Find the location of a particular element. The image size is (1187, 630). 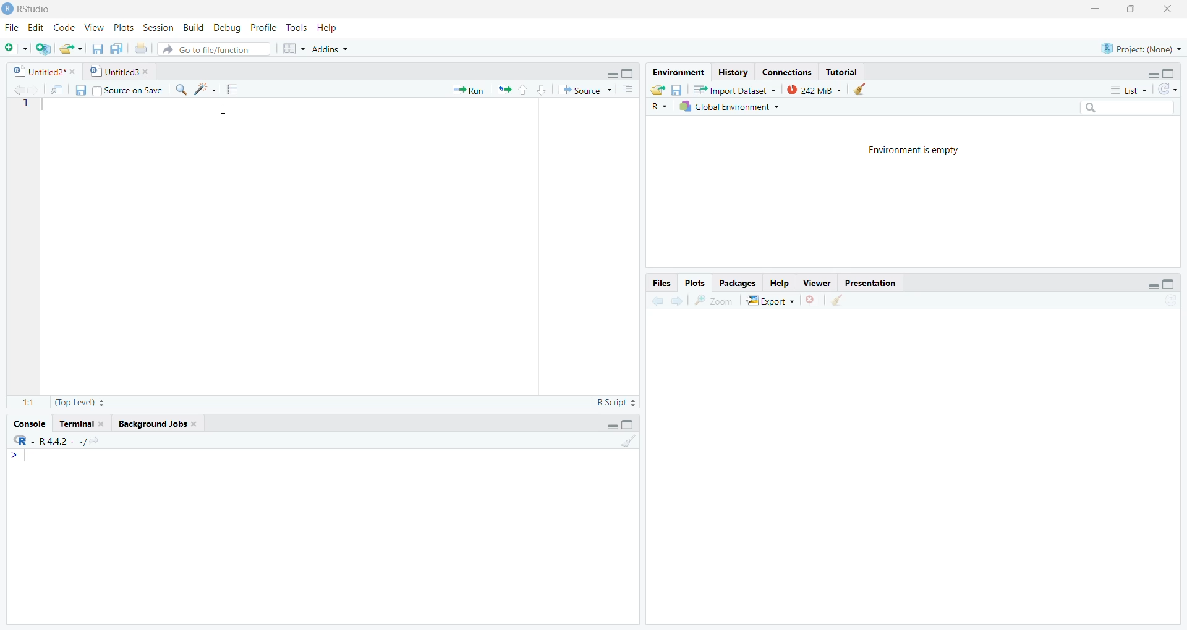

down is located at coordinates (540, 90).